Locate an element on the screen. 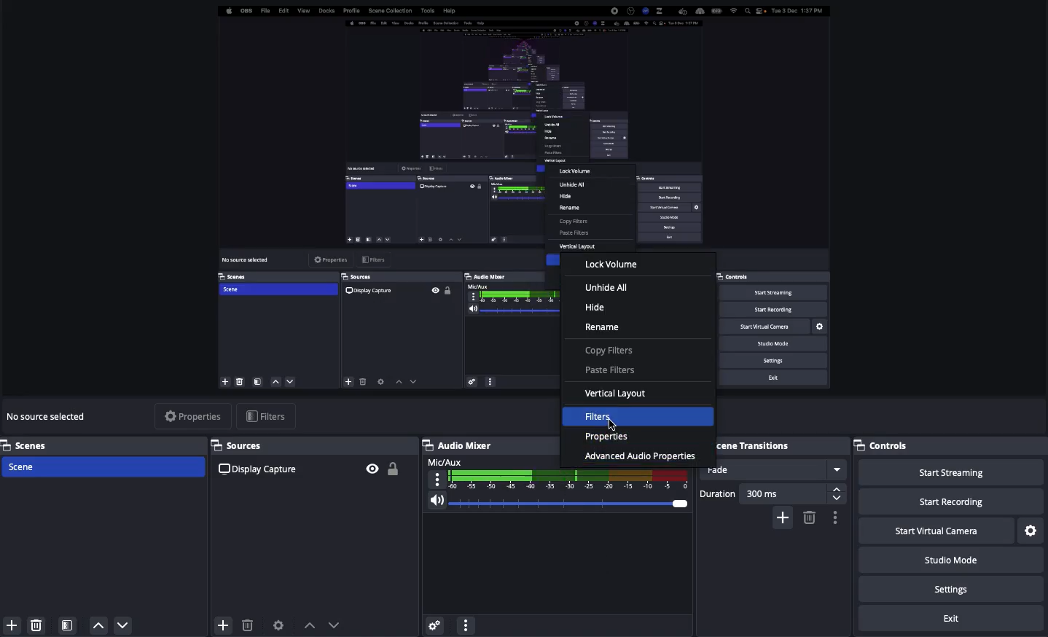 This screenshot has height=637, width=1048. Display capture is located at coordinates (262, 469).